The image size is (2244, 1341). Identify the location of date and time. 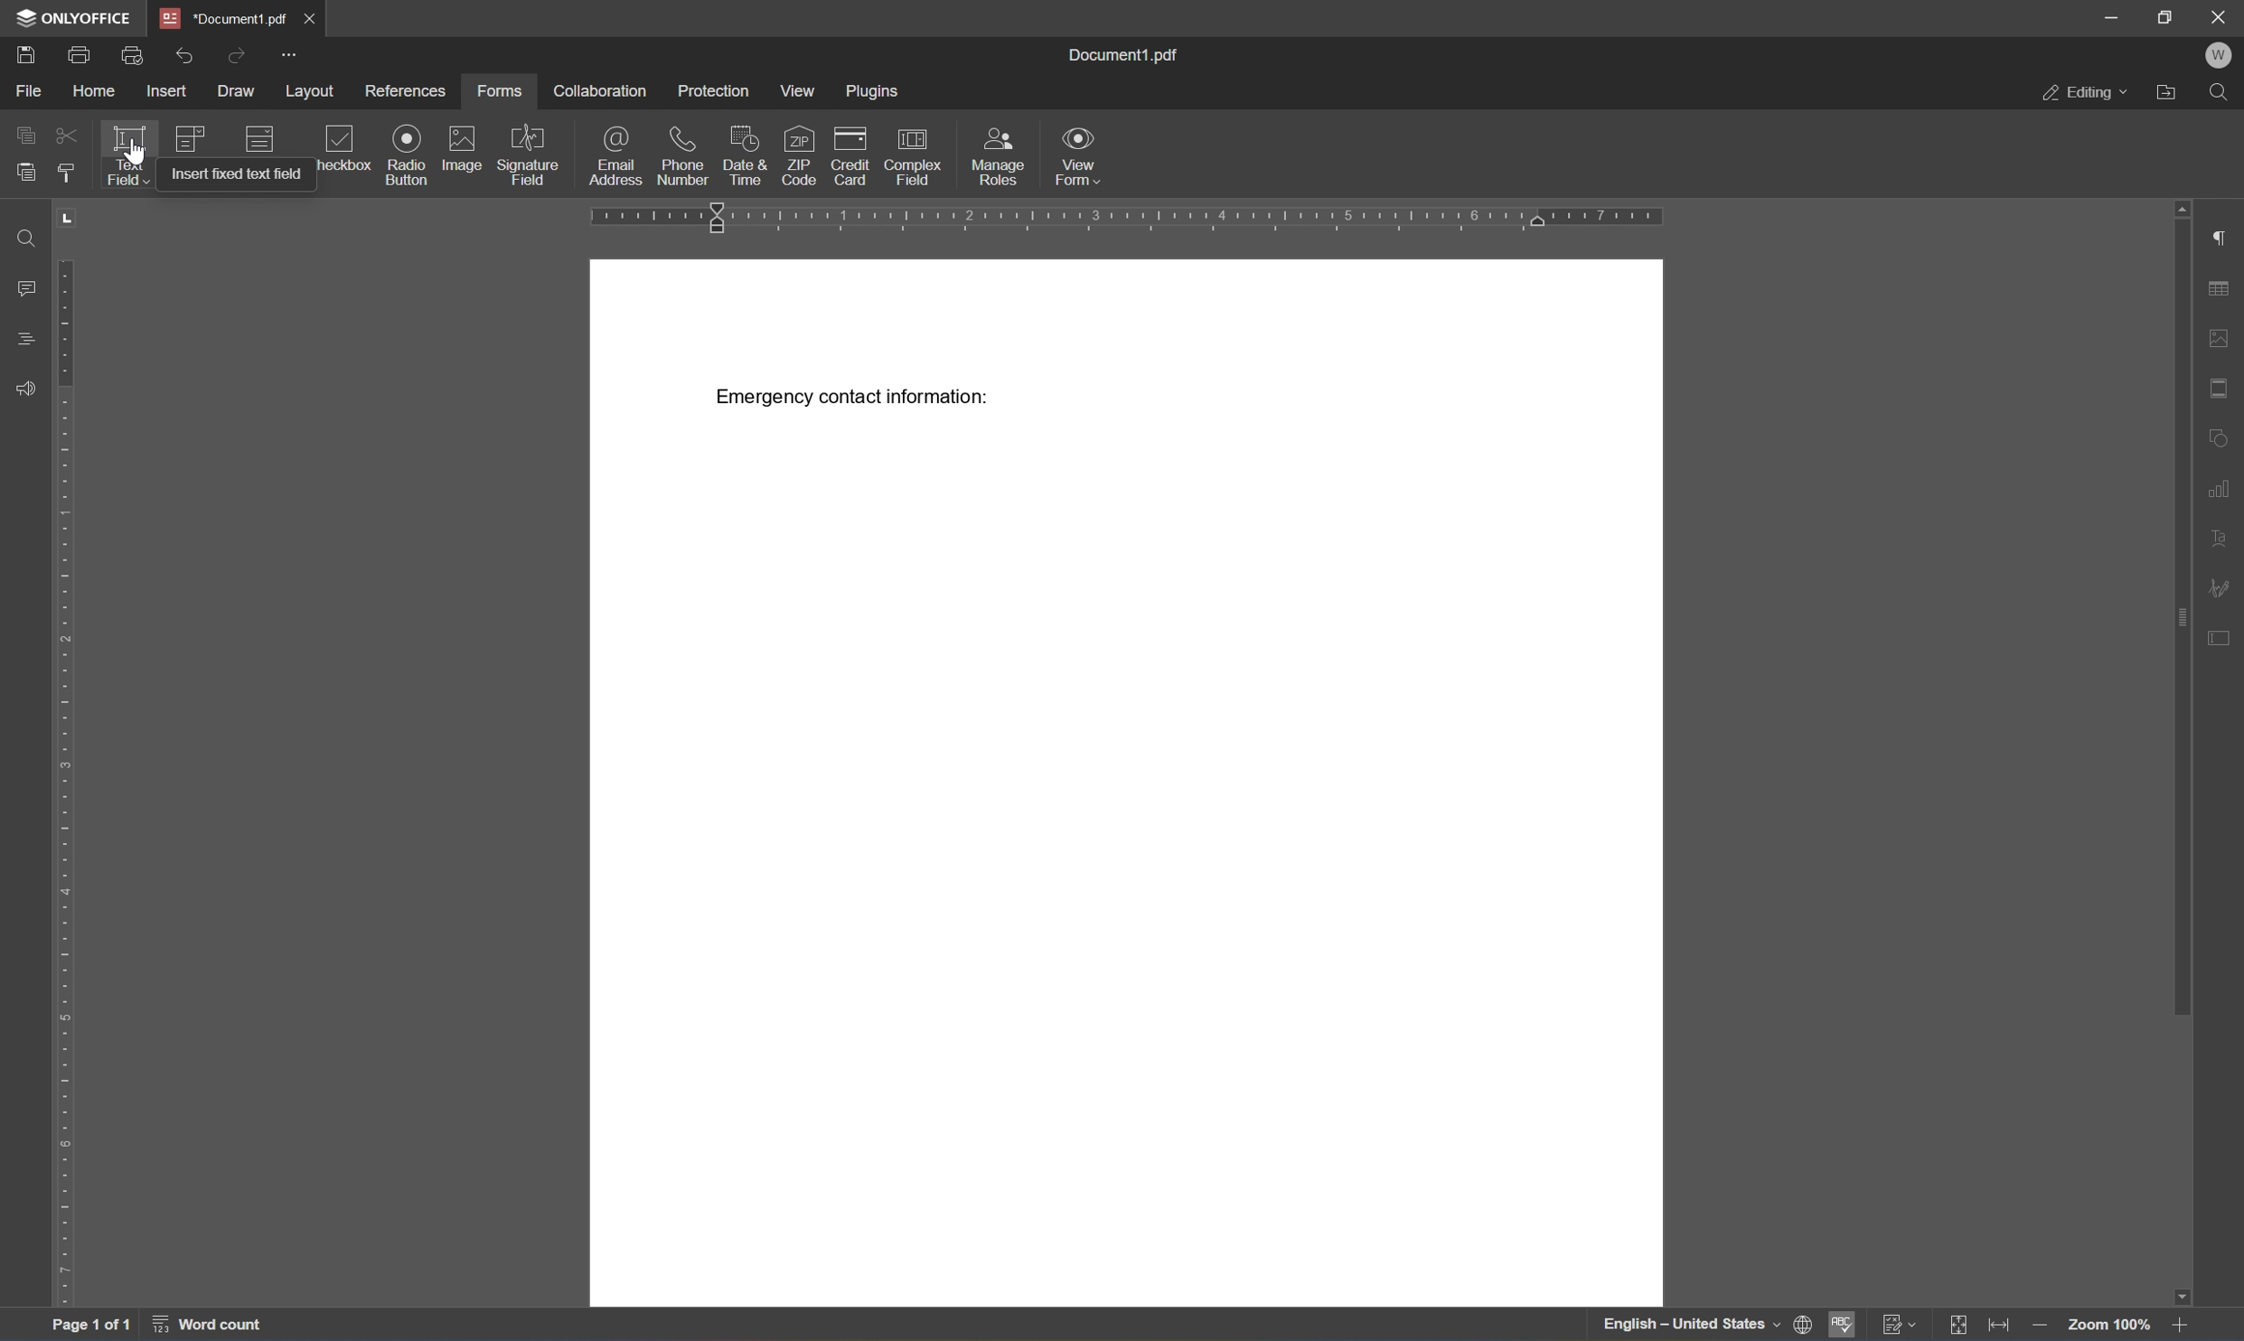
(749, 155).